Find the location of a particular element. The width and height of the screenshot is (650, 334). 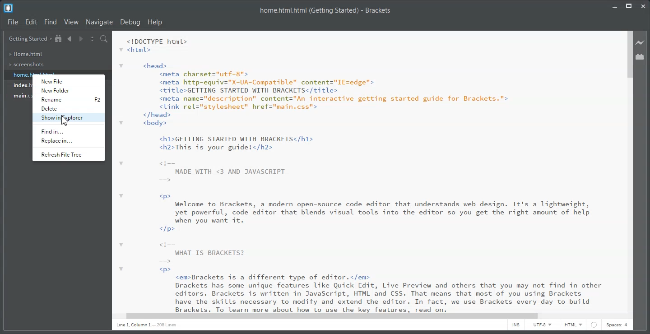

Navigate Forward is located at coordinates (80, 38).